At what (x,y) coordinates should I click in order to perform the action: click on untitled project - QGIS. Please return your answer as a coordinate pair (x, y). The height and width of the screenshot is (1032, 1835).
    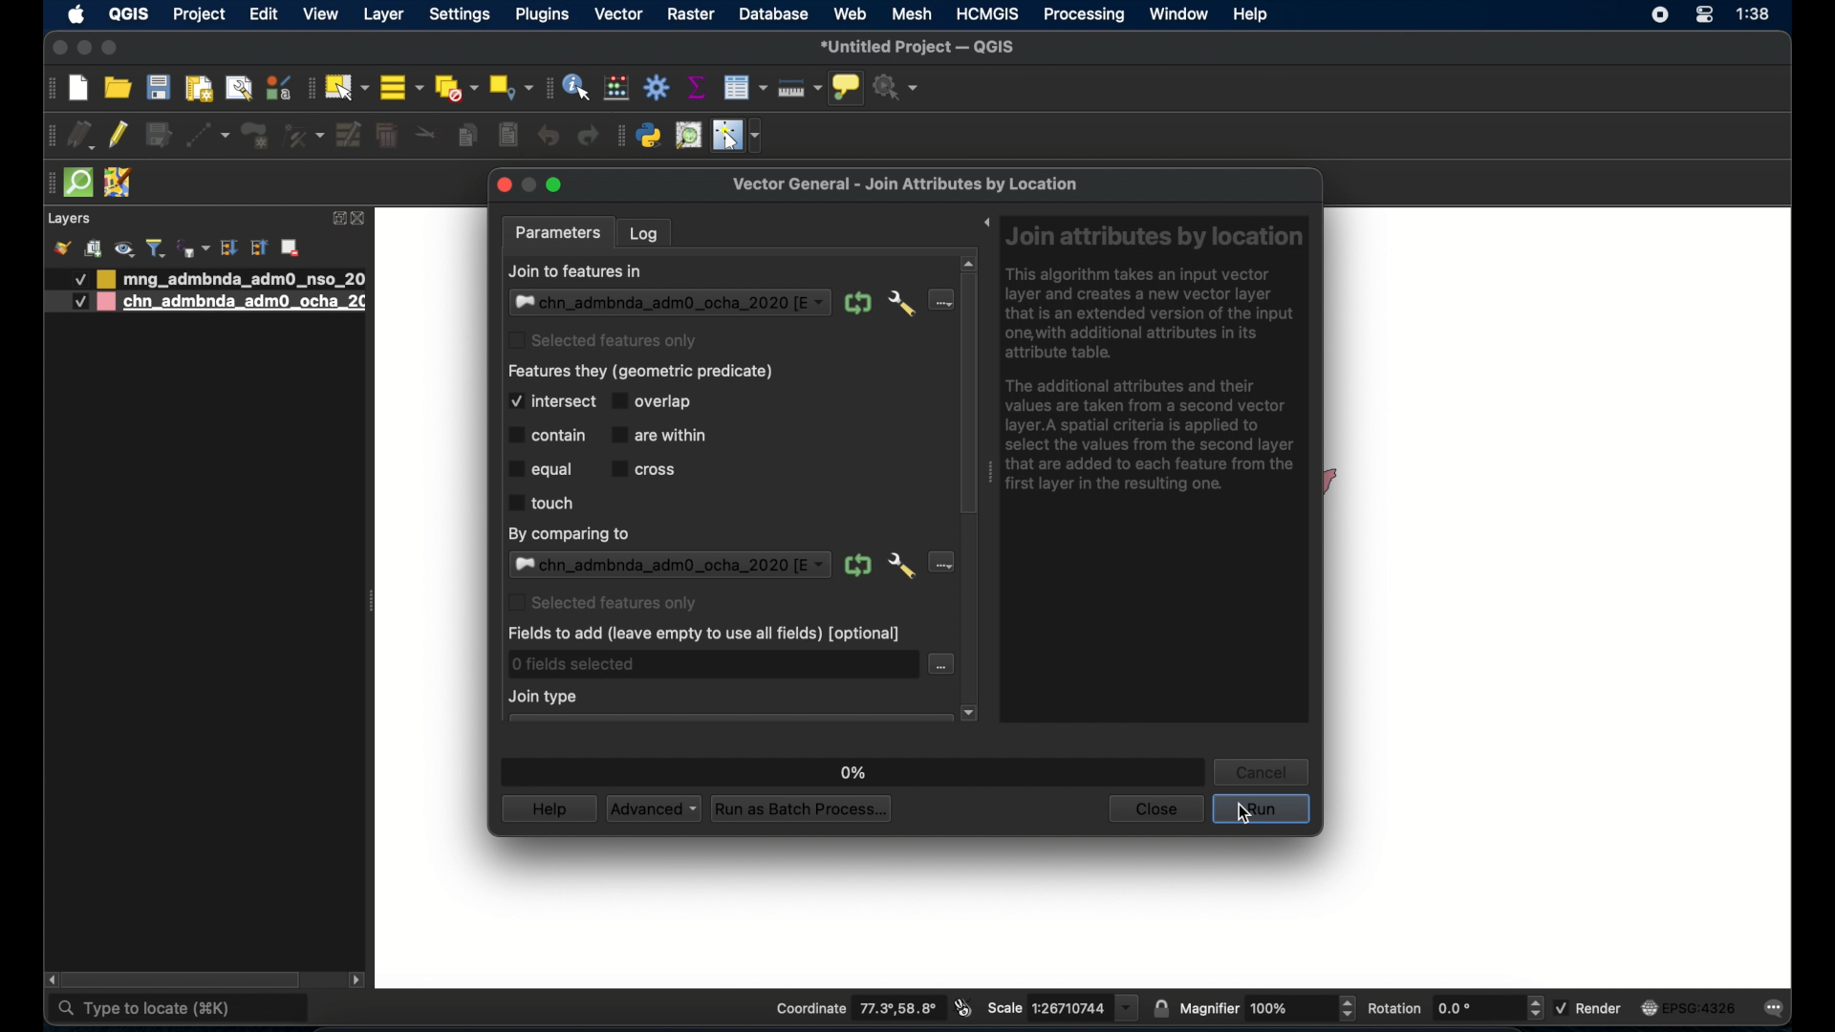
    Looking at the image, I should click on (919, 49).